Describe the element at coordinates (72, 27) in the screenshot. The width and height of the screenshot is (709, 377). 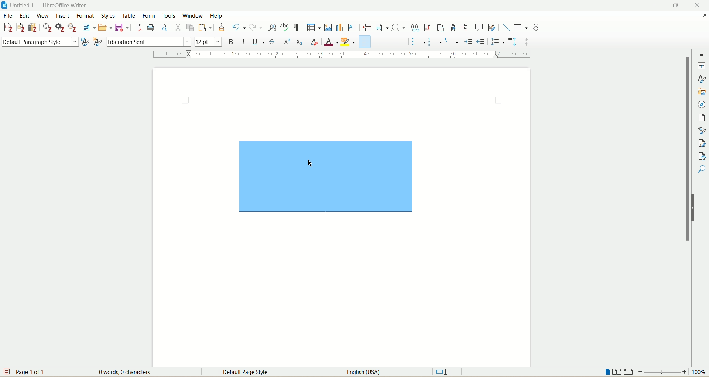
I see `unlink citation` at that location.